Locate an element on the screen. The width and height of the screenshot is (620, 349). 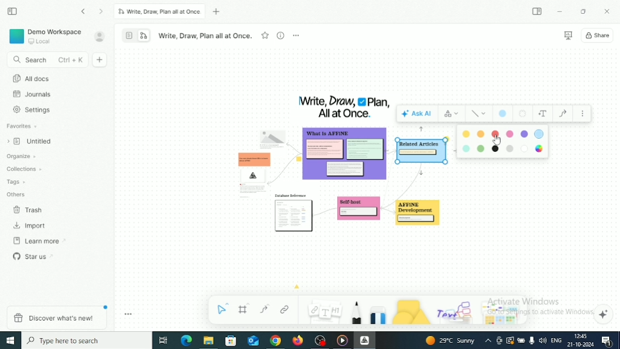
Favourite is located at coordinates (265, 35).